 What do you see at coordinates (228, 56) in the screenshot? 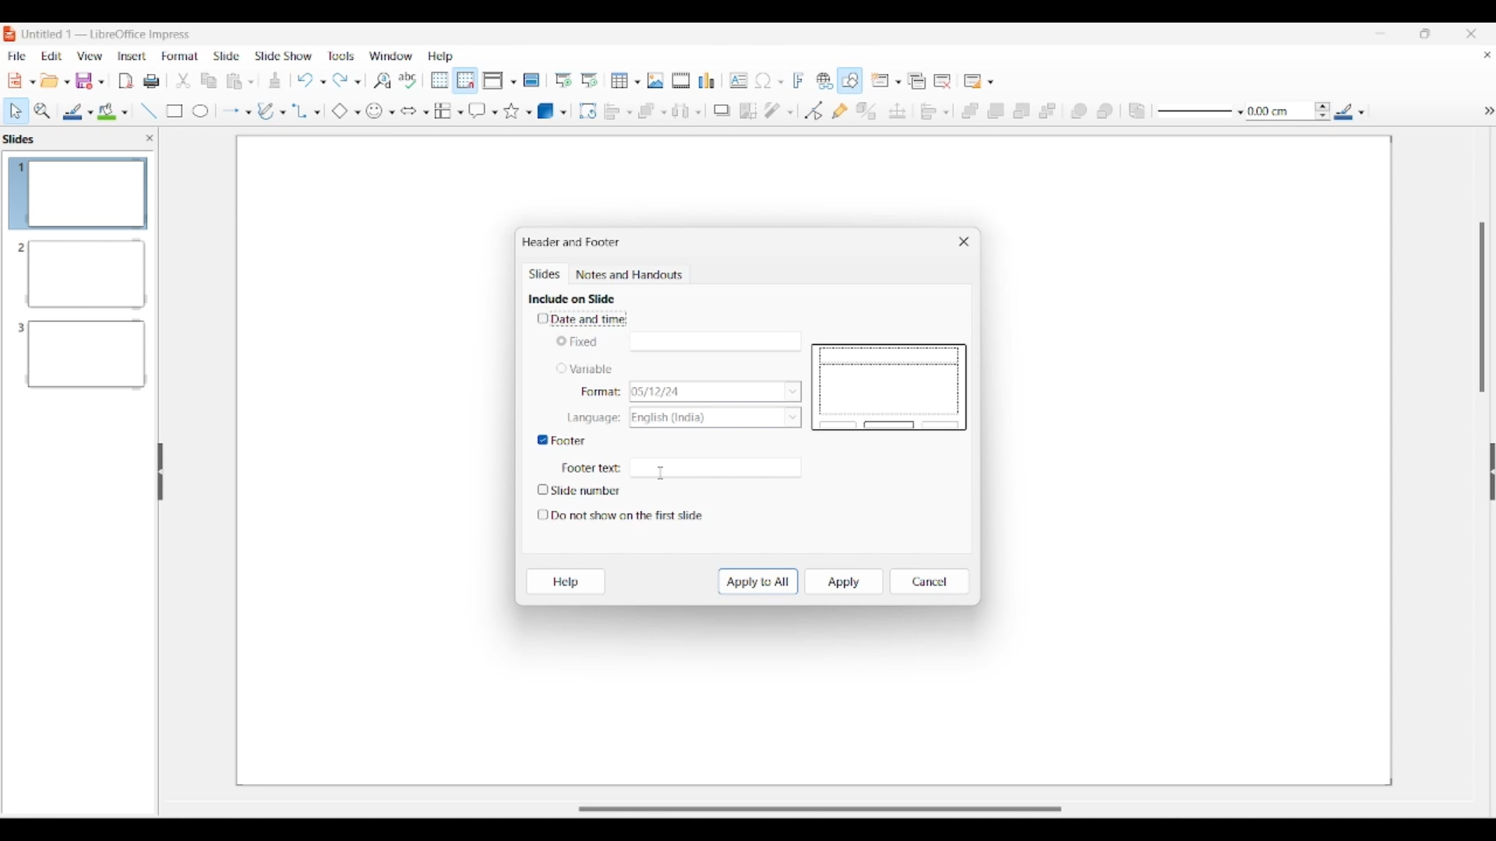
I see `Slide menu` at bounding box center [228, 56].